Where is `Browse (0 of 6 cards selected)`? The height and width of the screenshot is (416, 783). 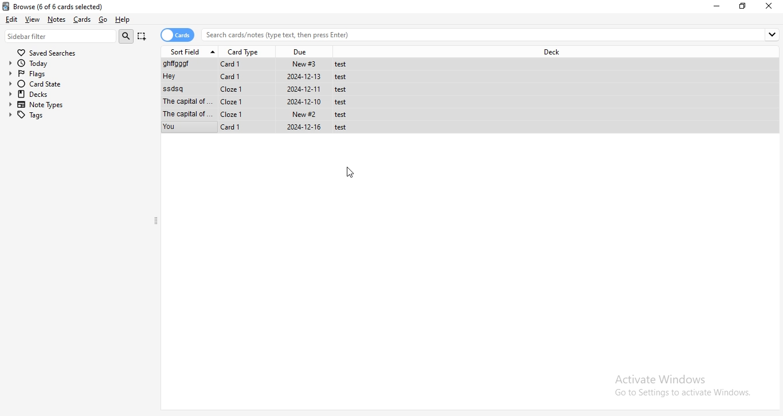
Browse (0 of 6 cards selected) is located at coordinates (64, 6).